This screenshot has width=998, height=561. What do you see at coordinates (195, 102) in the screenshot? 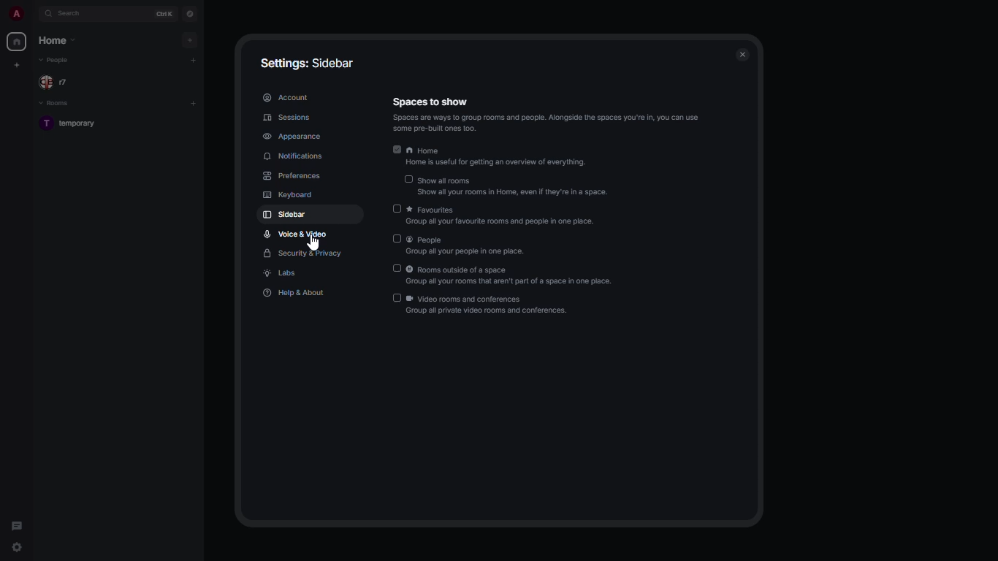
I see `add` at bounding box center [195, 102].